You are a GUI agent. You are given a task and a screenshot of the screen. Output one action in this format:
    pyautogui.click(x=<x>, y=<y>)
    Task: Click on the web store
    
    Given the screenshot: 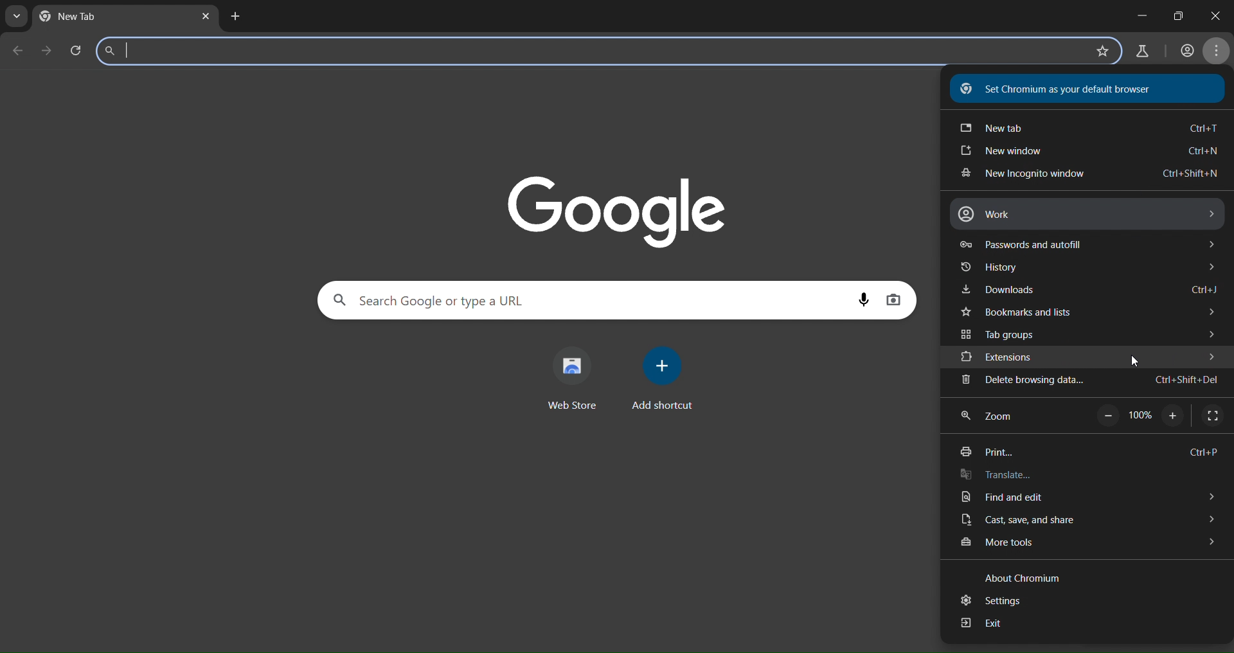 What is the action you would take?
    pyautogui.click(x=572, y=377)
    